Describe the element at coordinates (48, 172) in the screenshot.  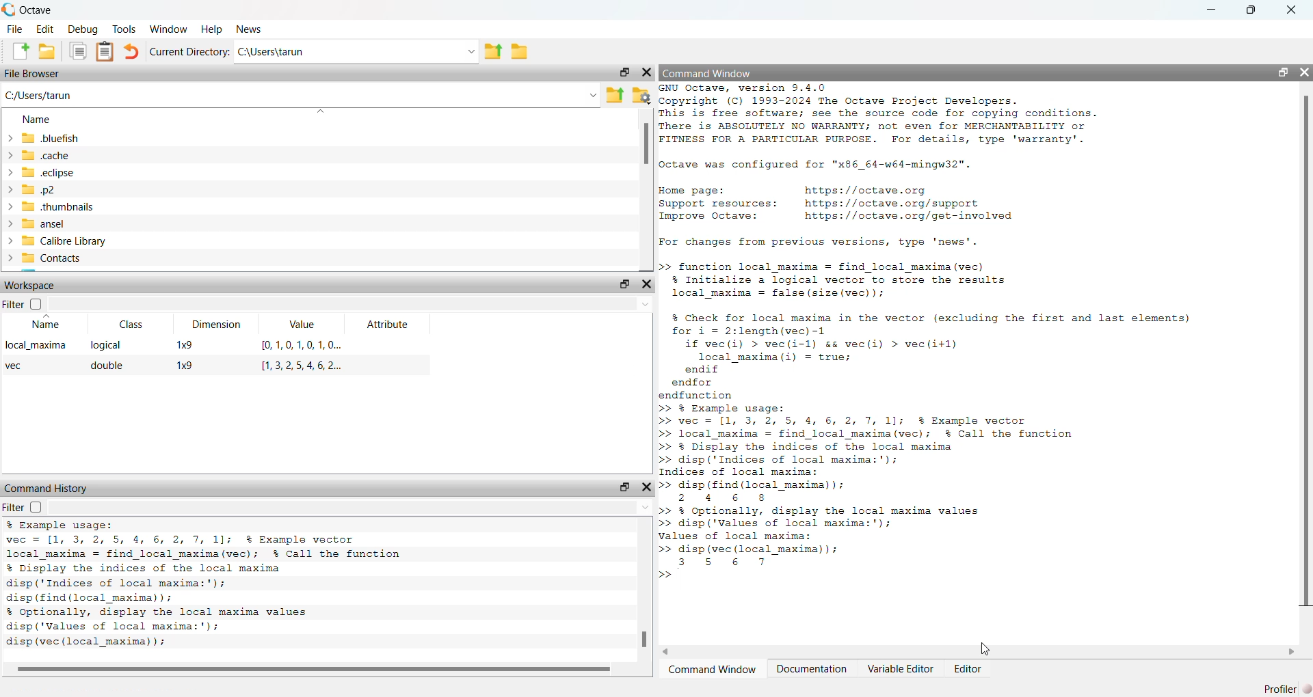
I see `.eclipse` at that location.